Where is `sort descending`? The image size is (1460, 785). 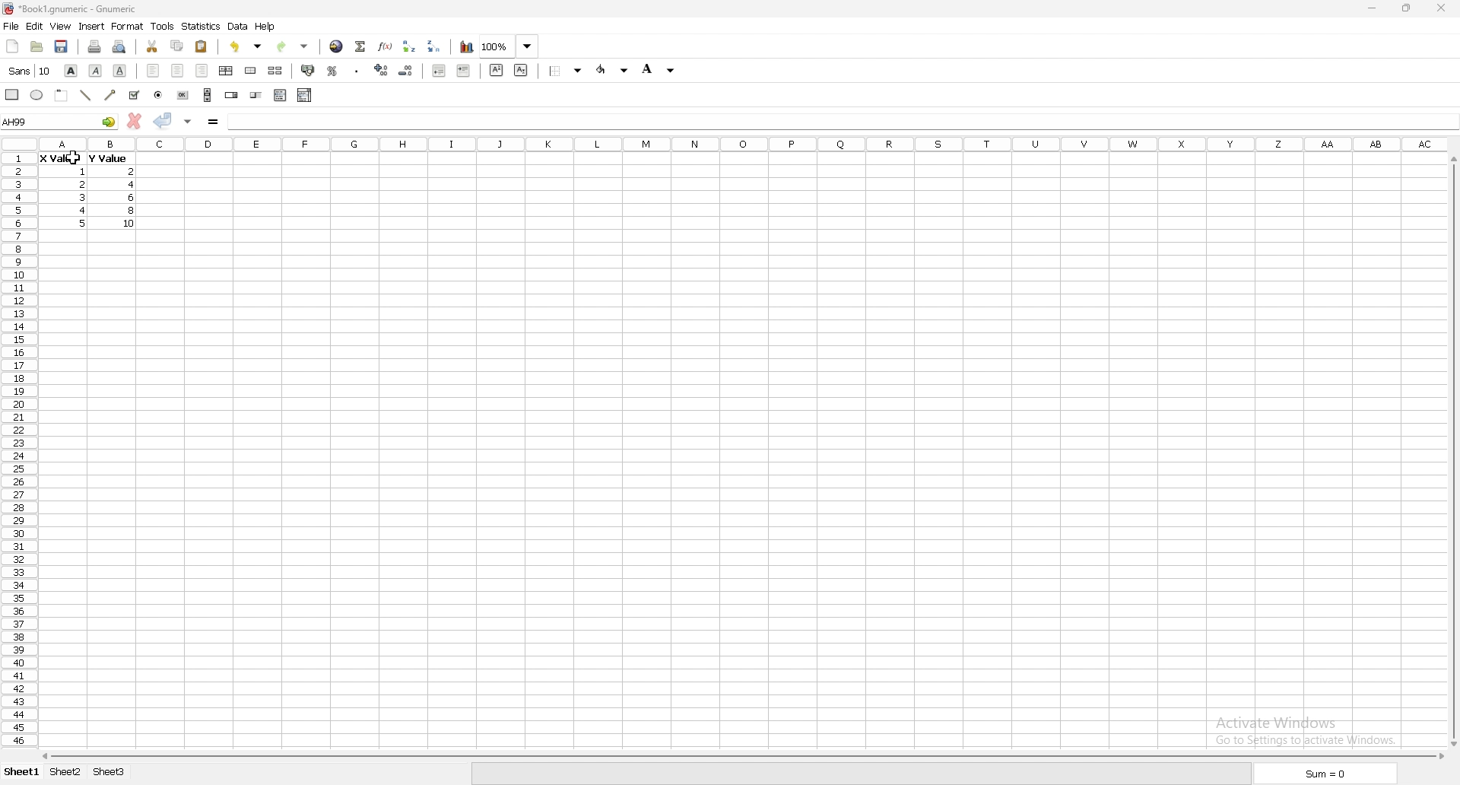
sort descending is located at coordinates (434, 46).